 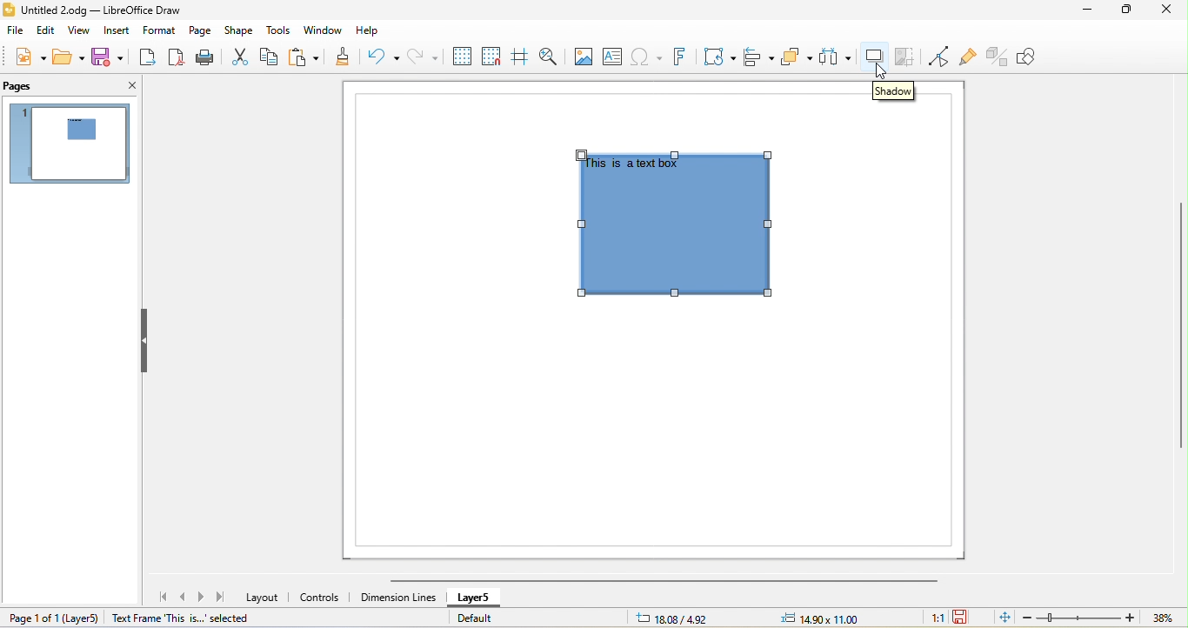 I want to click on format, so click(x=157, y=32).